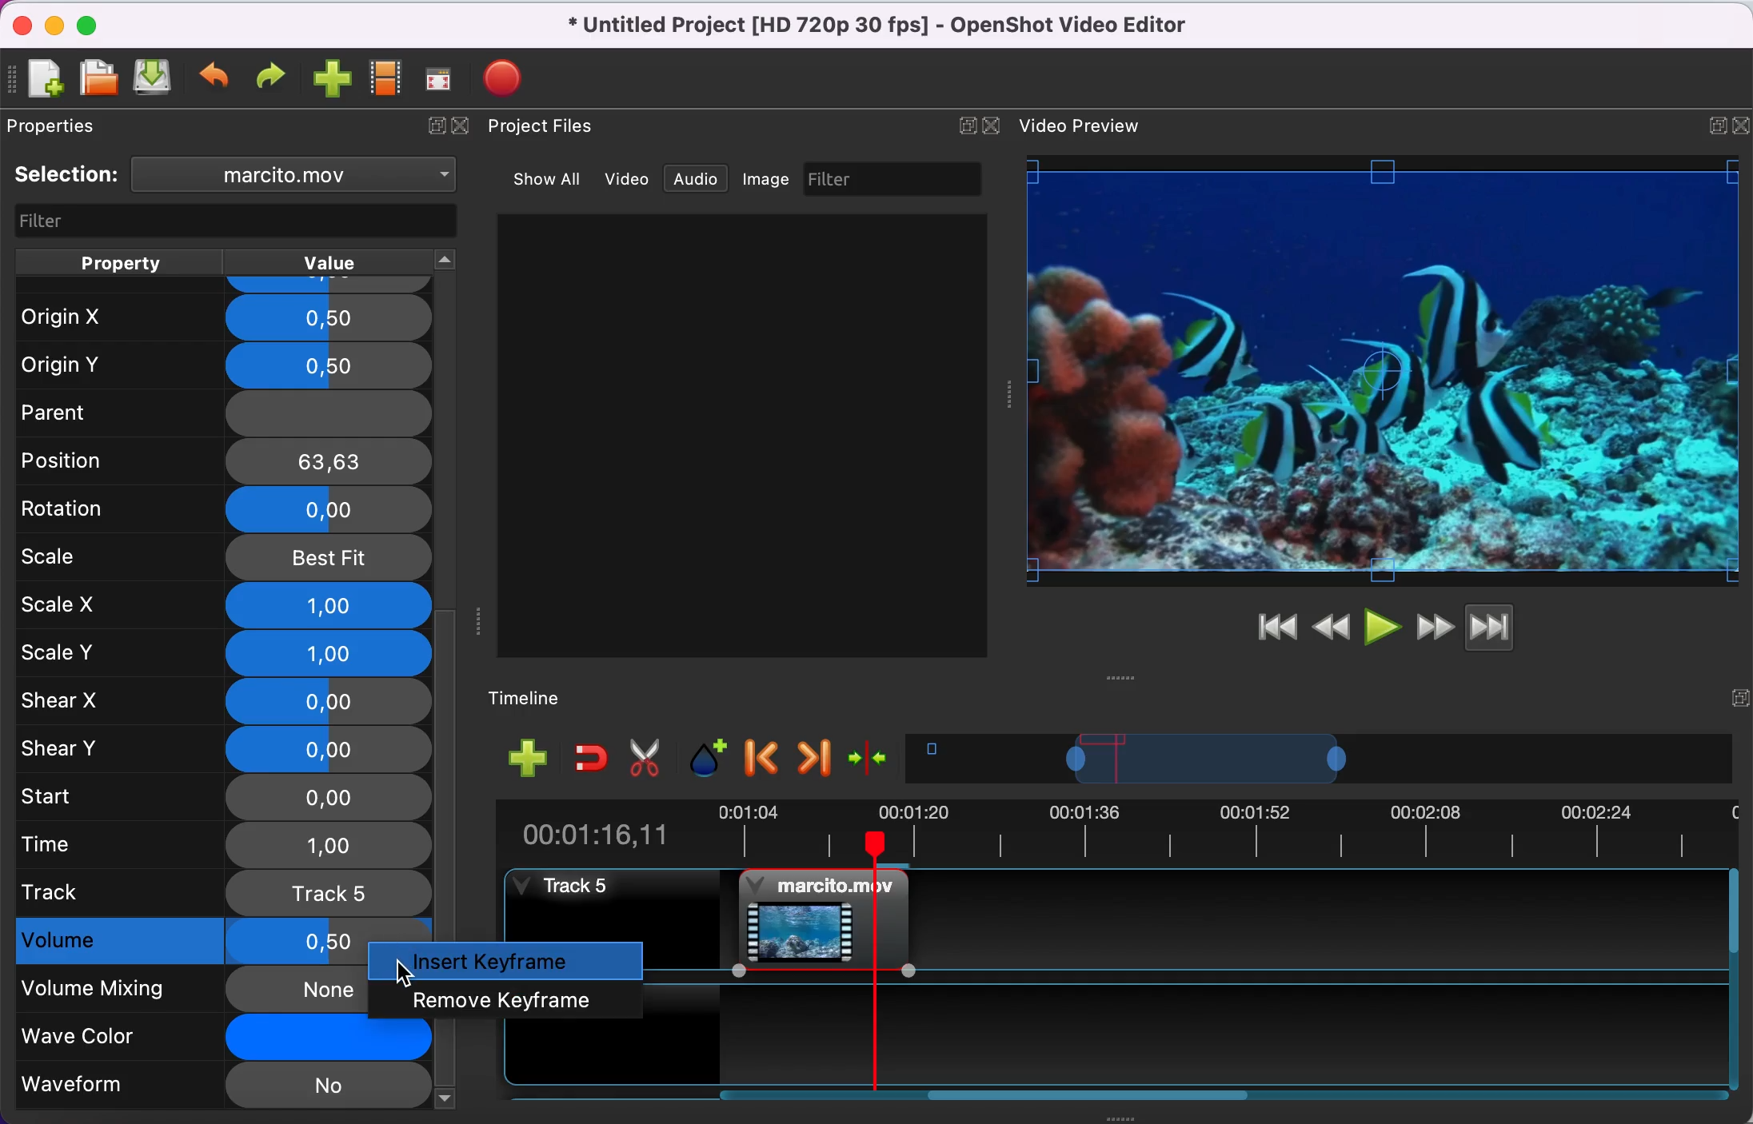 This screenshot has height=1124, width=1753. What do you see at coordinates (540, 177) in the screenshot?
I see `show all` at bounding box center [540, 177].